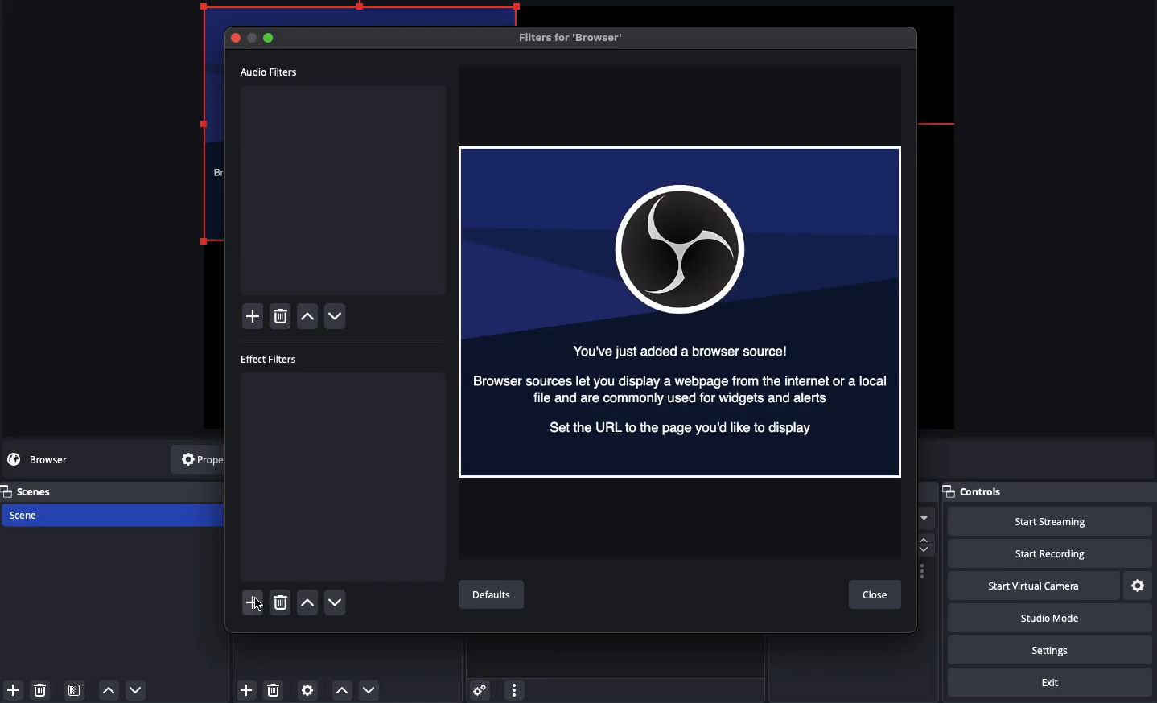 The width and height of the screenshot is (1157, 703). I want to click on Scene filter, so click(76, 690).